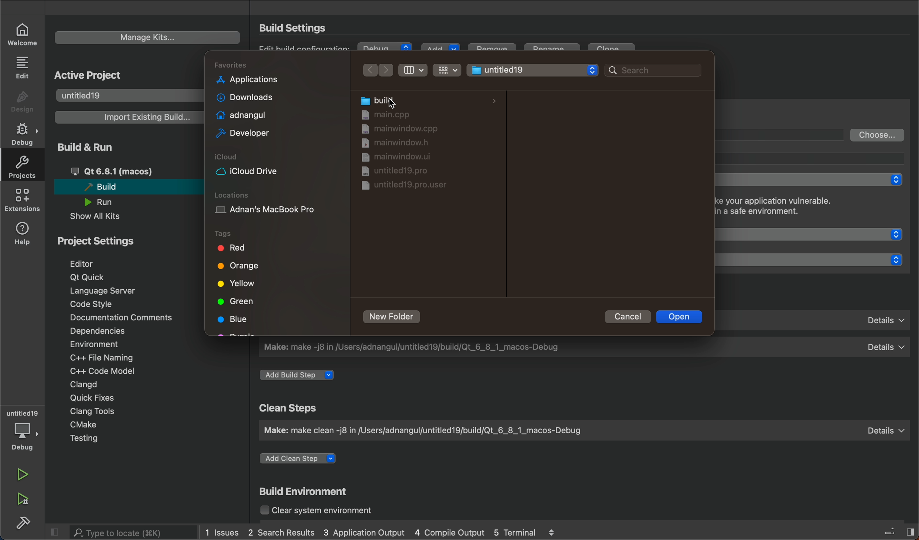 This screenshot has height=540, width=919. Describe the element at coordinates (240, 134) in the screenshot. I see `developer` at that location.